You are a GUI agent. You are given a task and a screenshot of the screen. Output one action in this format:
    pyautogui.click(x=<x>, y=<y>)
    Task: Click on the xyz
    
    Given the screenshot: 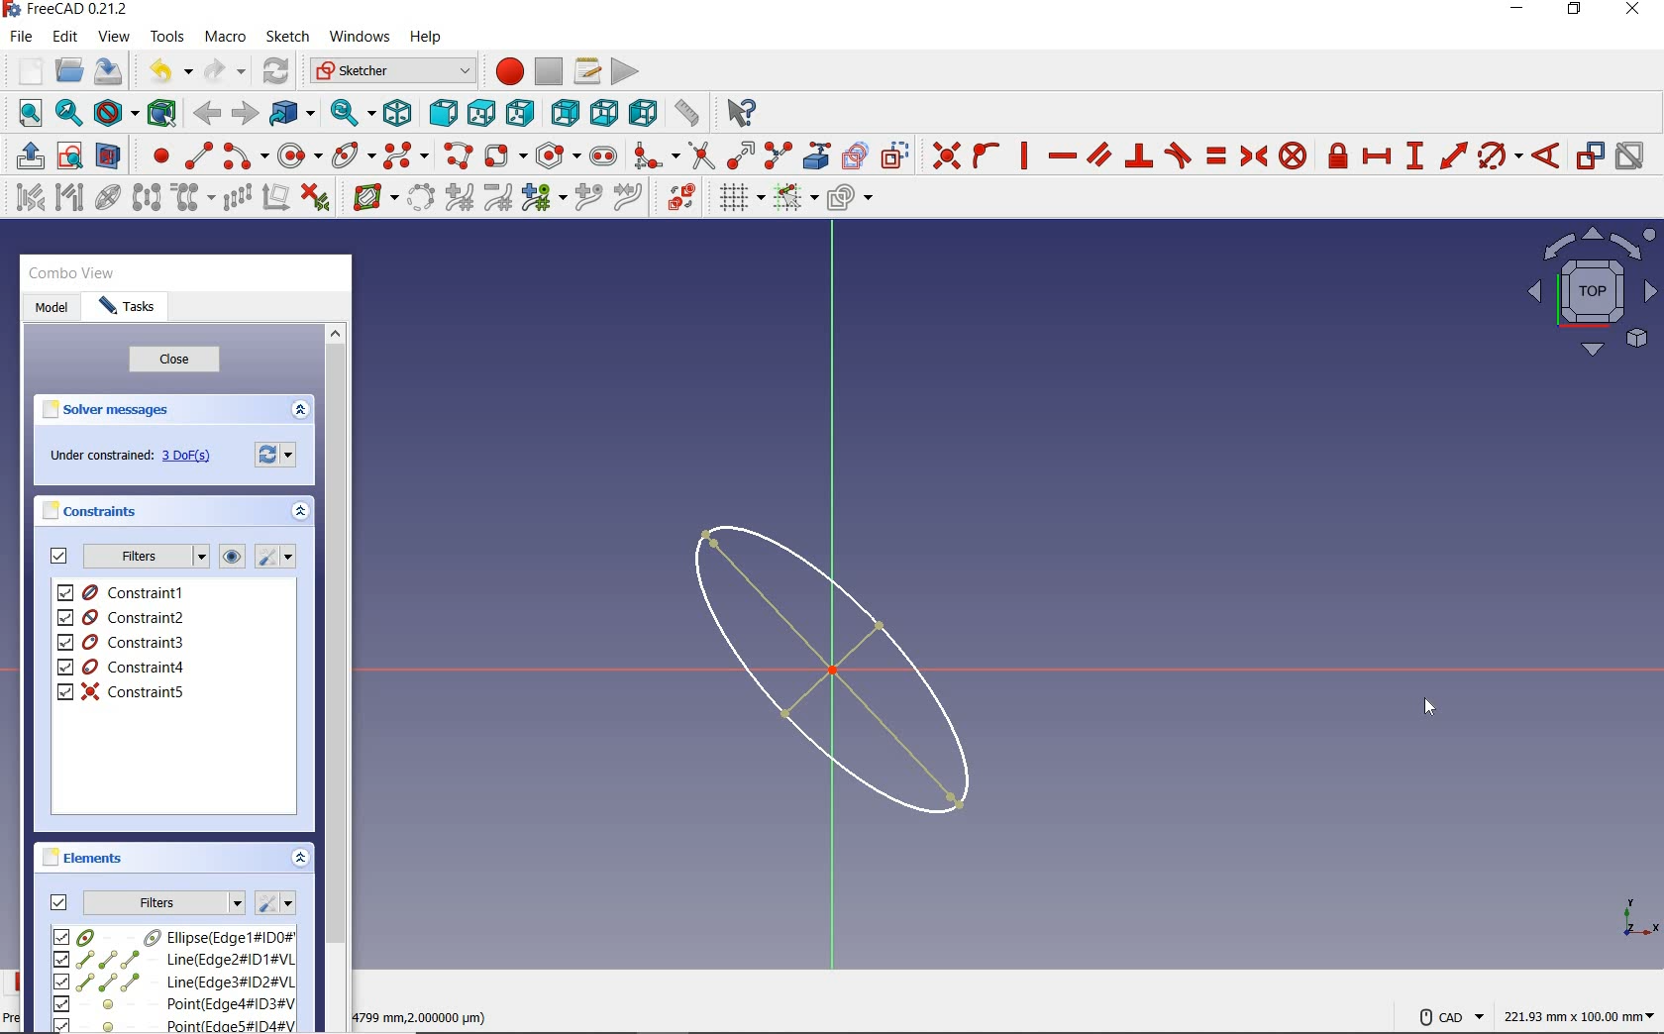 What is the action you would take?
    pyautogui.click(x=1636, y=915)
    